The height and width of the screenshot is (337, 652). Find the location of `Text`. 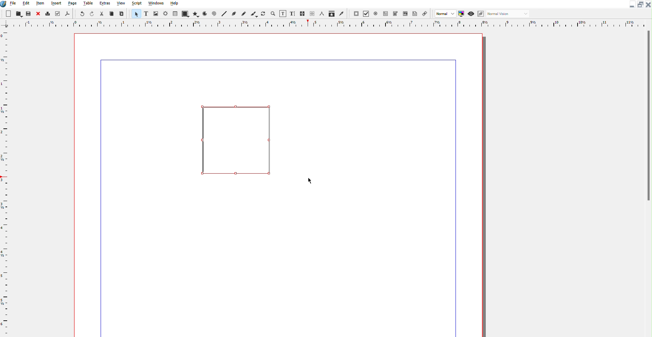

Text is located at coordinates (145, 14).